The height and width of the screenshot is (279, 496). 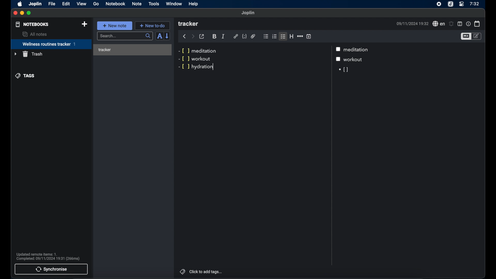 What do you see at coordinates (52, 4) in the screenshot?
I see `file` at bounding box center [52, 4].